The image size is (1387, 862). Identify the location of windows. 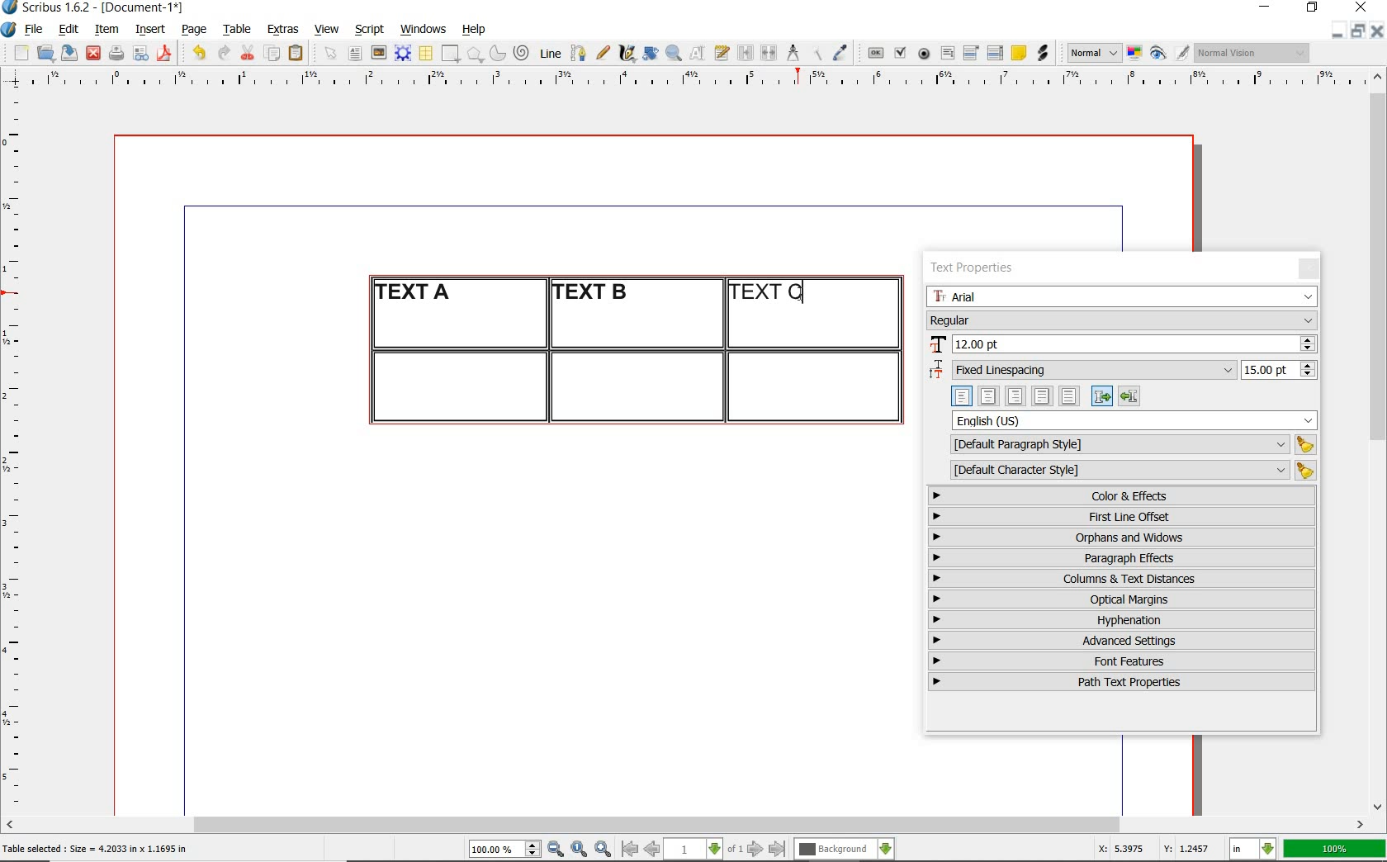
(424, 30).